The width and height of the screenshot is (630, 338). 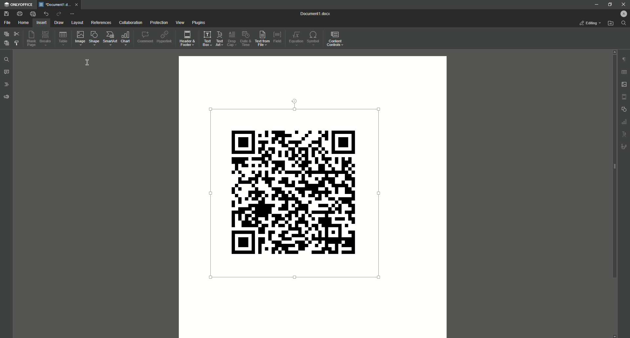 What do you see at coordinates (157, 23) in the screenshot?
I see `Protection` at bounding box center [157, 23].